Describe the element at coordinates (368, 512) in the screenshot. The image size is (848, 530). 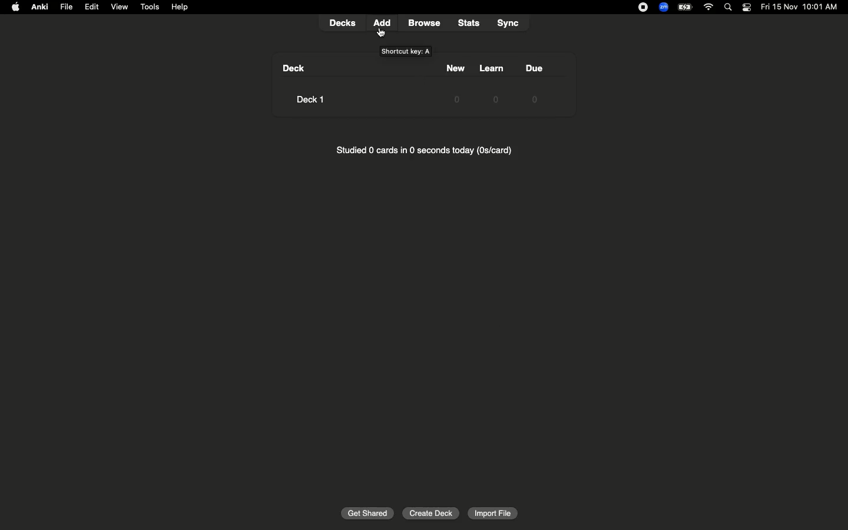
I see `Get shared` at that location.